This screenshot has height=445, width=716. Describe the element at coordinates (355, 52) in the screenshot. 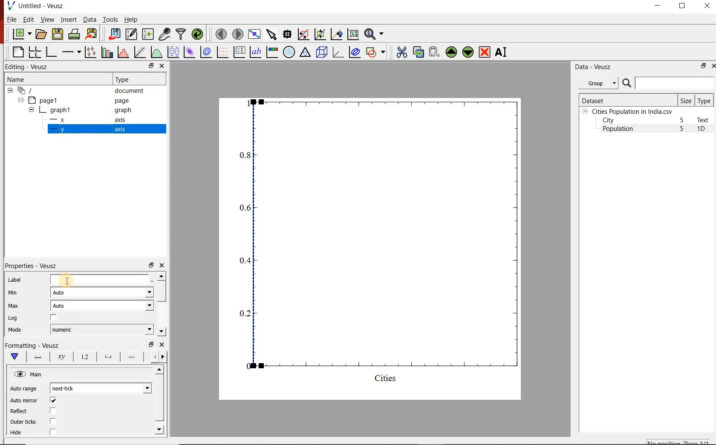

I see `plot covariance ellipses` at that location.